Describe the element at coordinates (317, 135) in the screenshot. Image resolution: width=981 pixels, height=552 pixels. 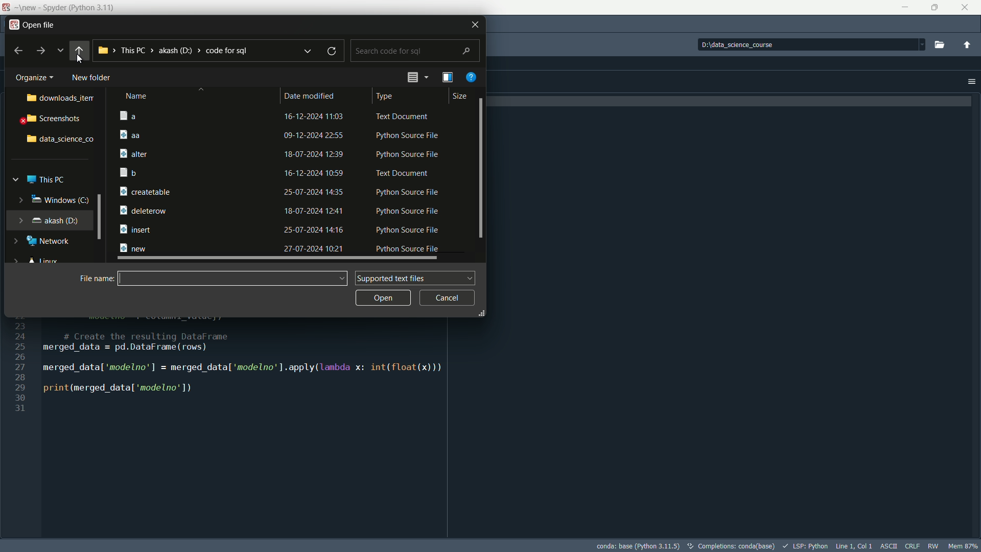
I see `09-12-2024 22:55 Python Source File` at that location.